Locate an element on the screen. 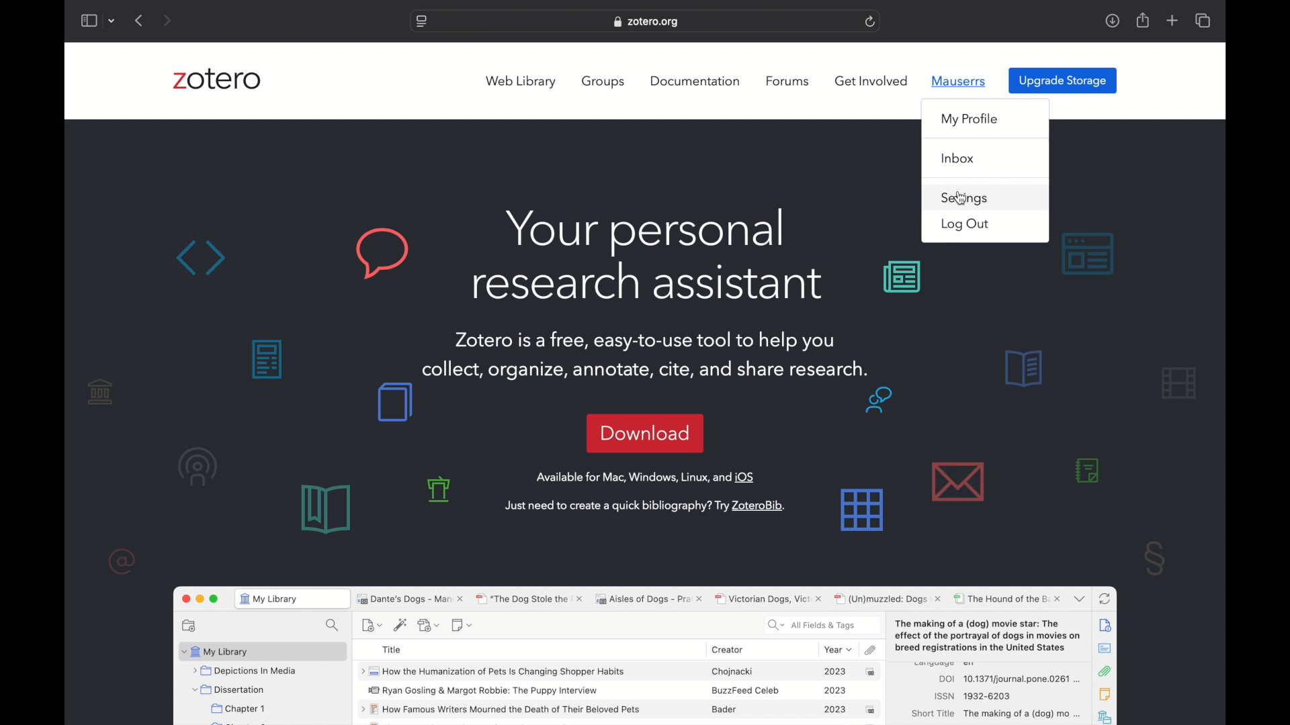 The height and width of the screenshot is (725, 1290). my profile is located at coordinates (970, 119).